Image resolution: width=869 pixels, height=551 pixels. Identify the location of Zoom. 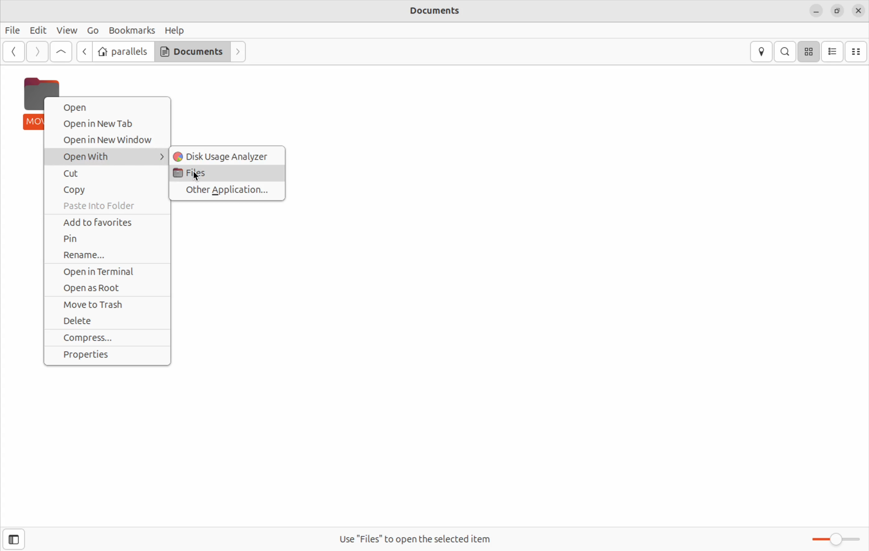
(834, 541).